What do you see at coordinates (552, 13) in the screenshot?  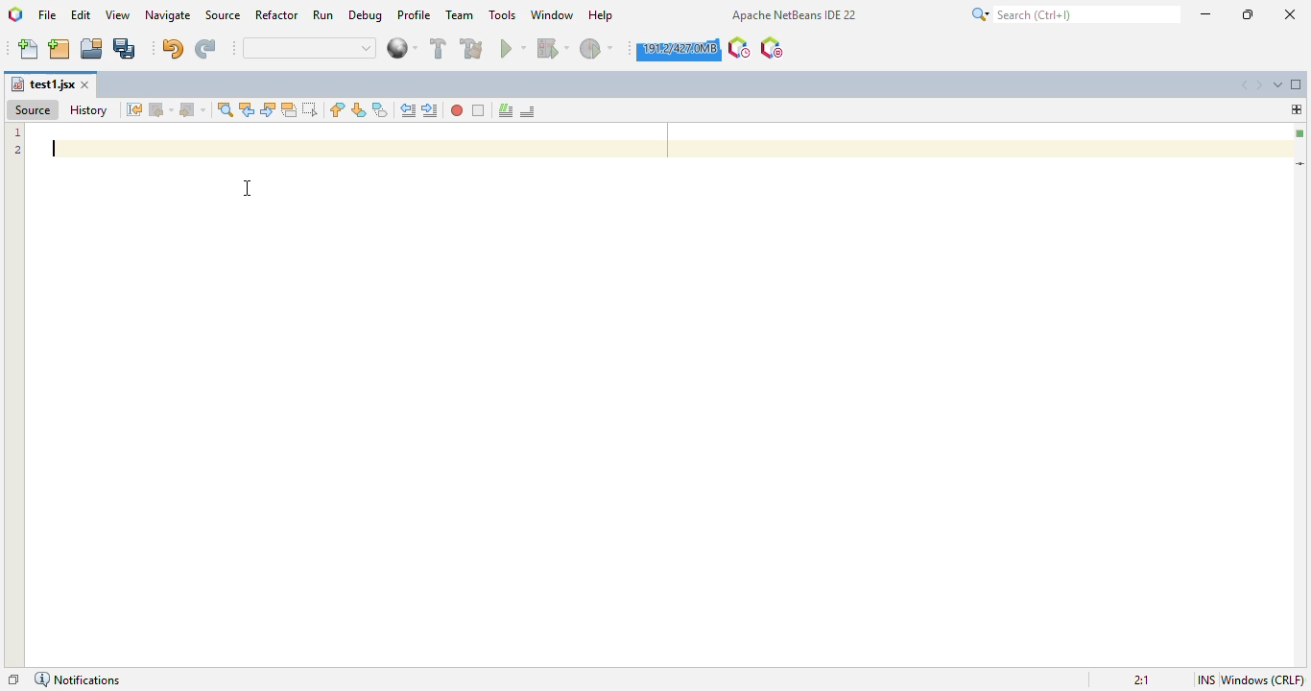 I see `window` at bounding box center [552, 13].